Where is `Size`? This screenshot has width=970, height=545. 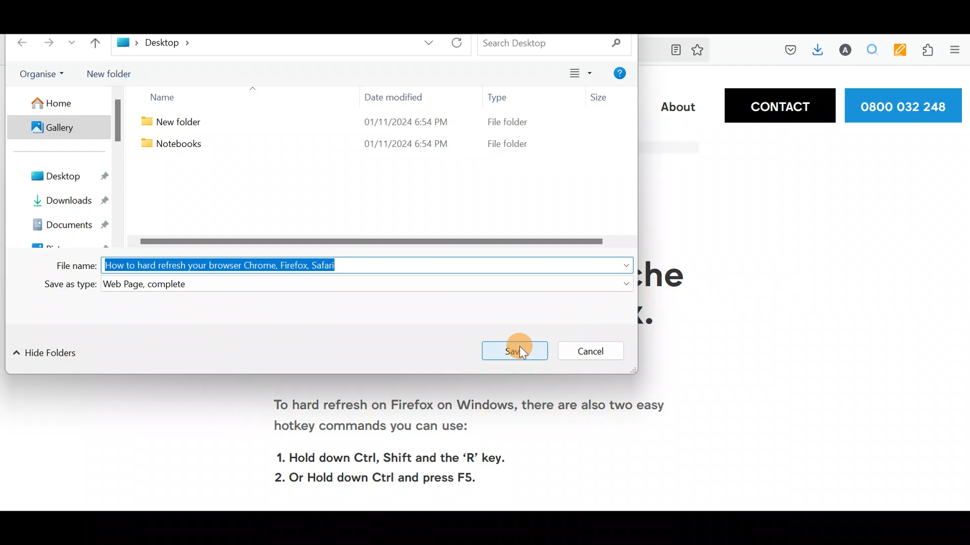
Size is located at coordinates (609, 95).